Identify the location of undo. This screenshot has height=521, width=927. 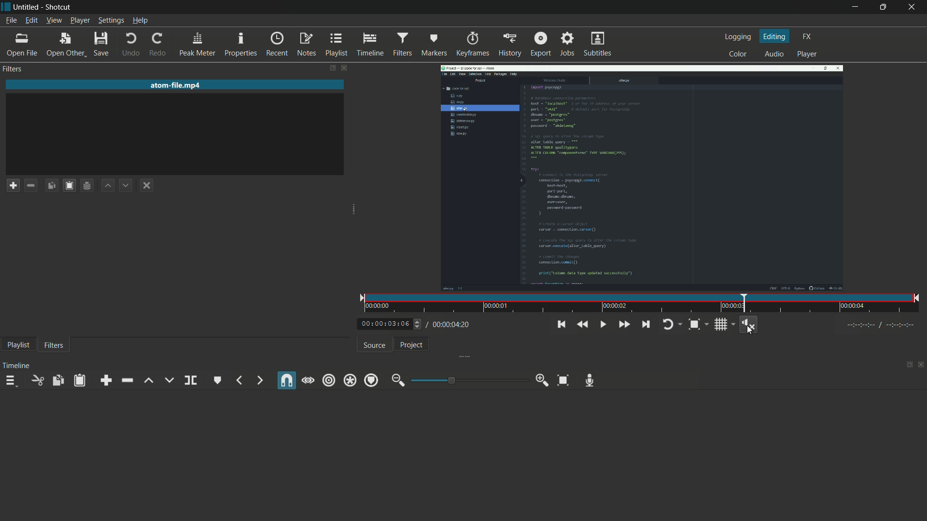
(129, 44).